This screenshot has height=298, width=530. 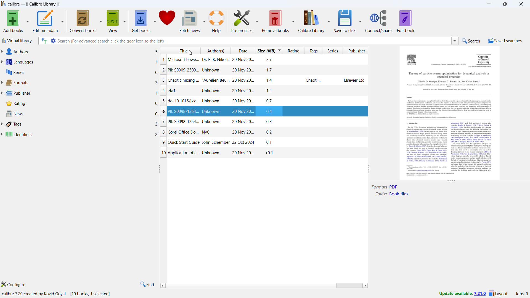 I want to click on get books options, so click(x=154, y=20).